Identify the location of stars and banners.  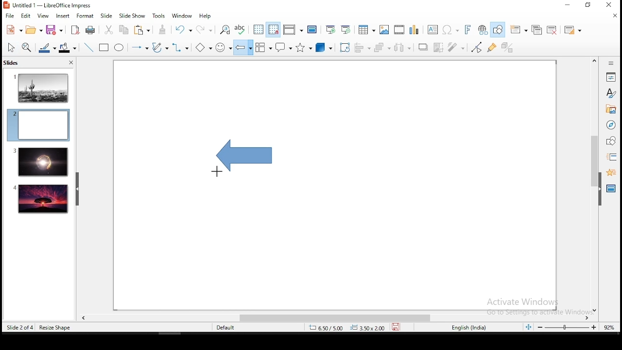
(303, 47).